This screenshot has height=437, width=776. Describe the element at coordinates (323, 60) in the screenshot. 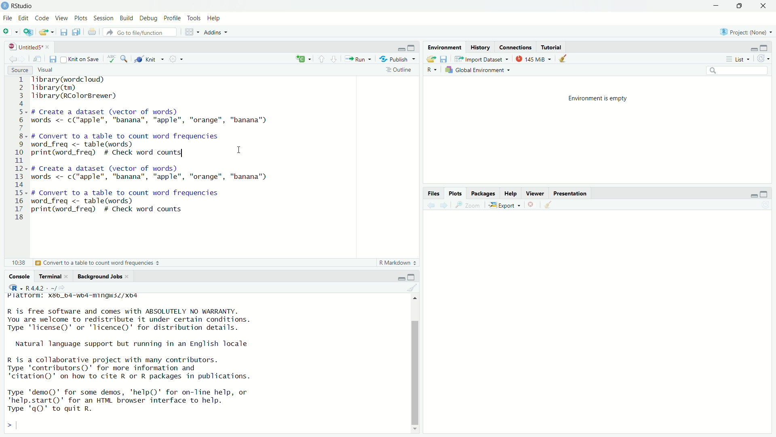

I see `Go to previous Section/chunk` at that location.